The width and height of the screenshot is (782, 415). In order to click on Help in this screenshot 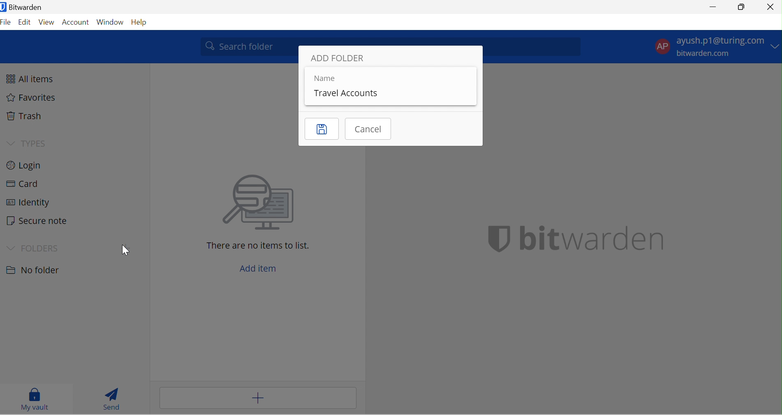, I will do `click(141, 22)`.